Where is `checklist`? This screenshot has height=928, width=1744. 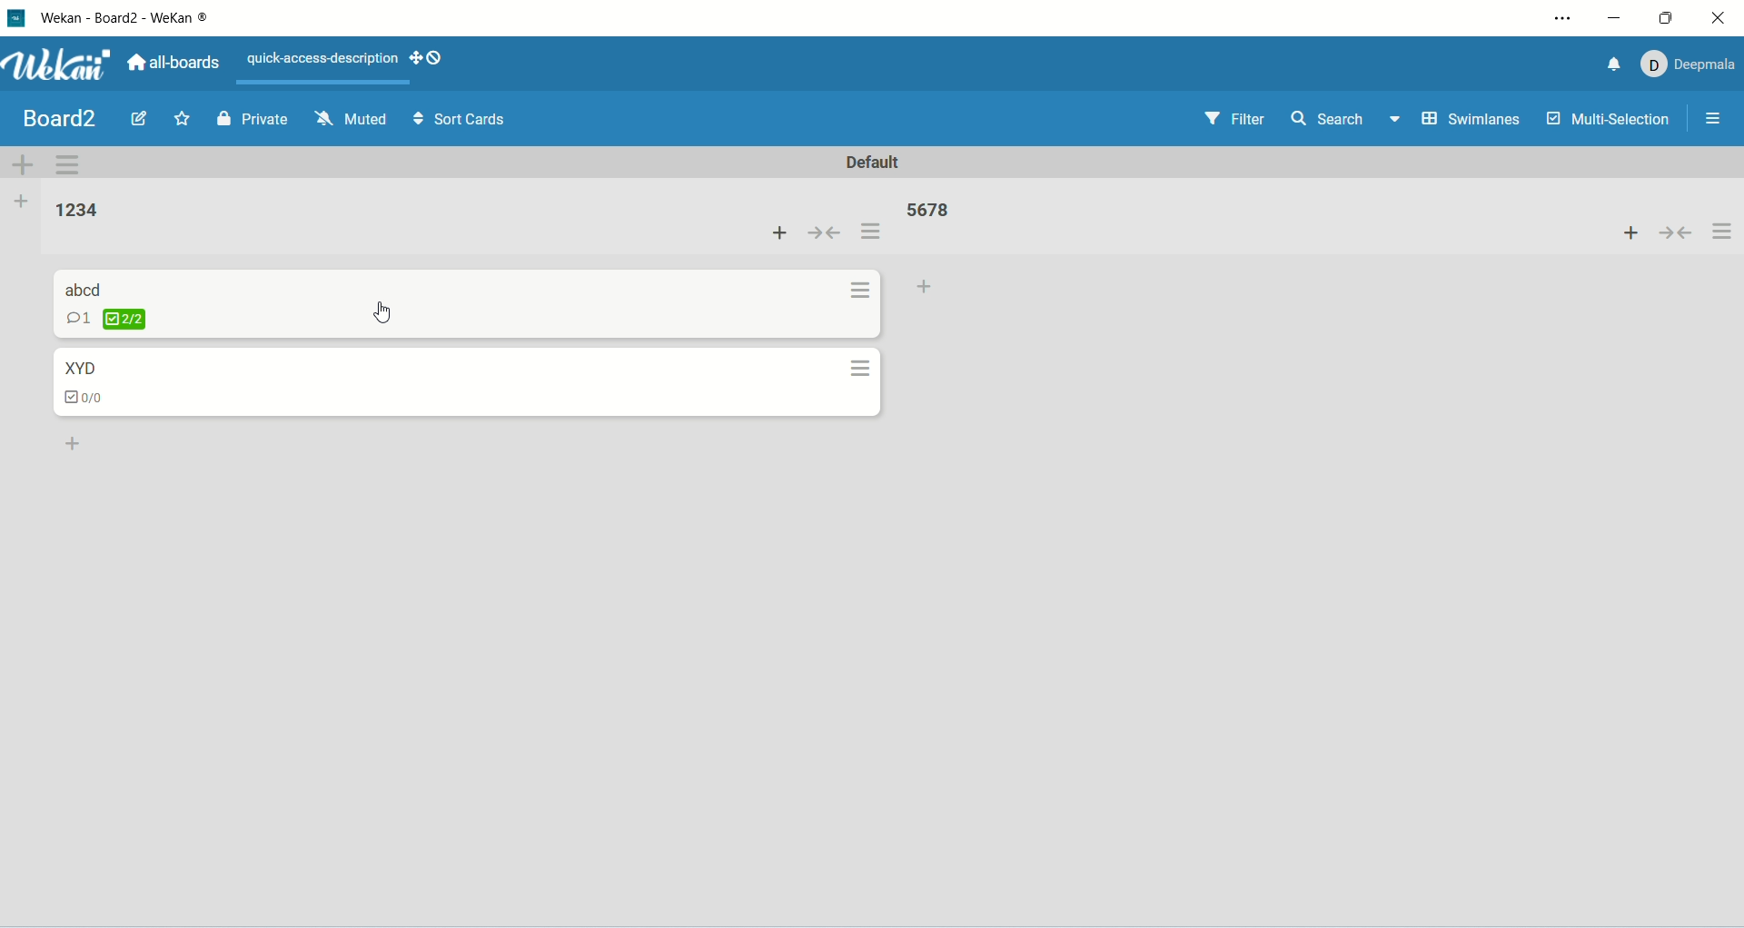
checklist is located at coordinates (92, 400).